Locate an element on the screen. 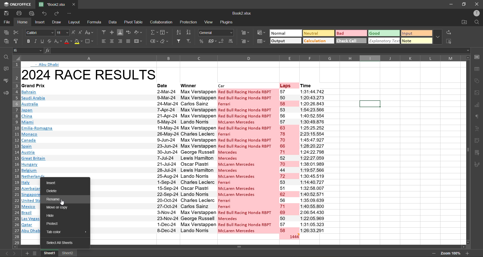 This screenshot has height=257, width=483. align middle  is located at coordinates (113, 32).